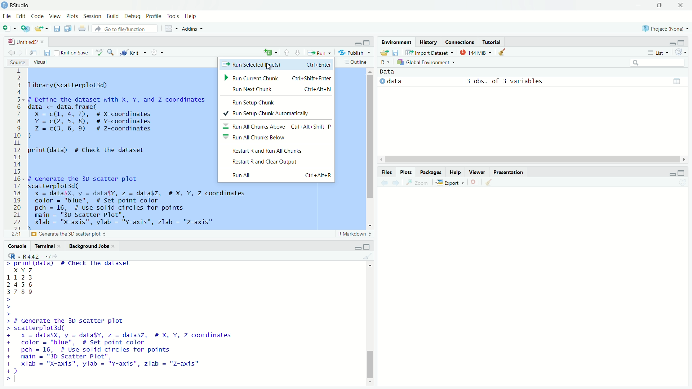  Describe the element at coordinates (15, 234) in the screenshot. I see `12:33` at that location.